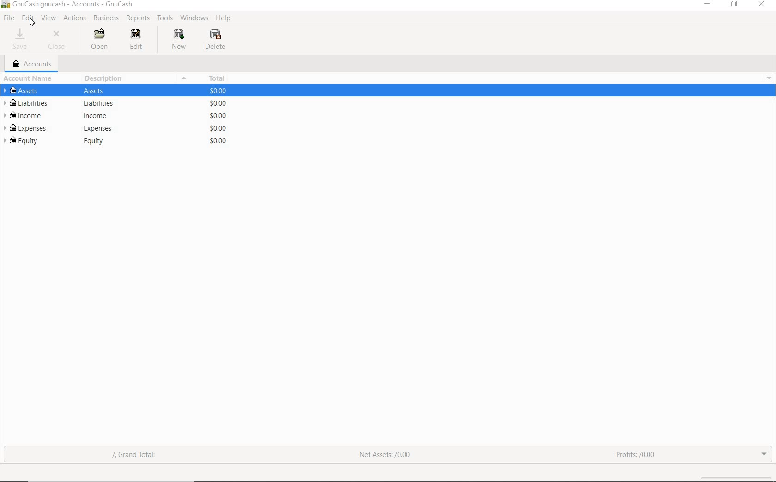 The width and height of the screenshot is (776, 482). Describe the element at coordinates (136, 39) in the screenshot. I see `EDIT` at that location.